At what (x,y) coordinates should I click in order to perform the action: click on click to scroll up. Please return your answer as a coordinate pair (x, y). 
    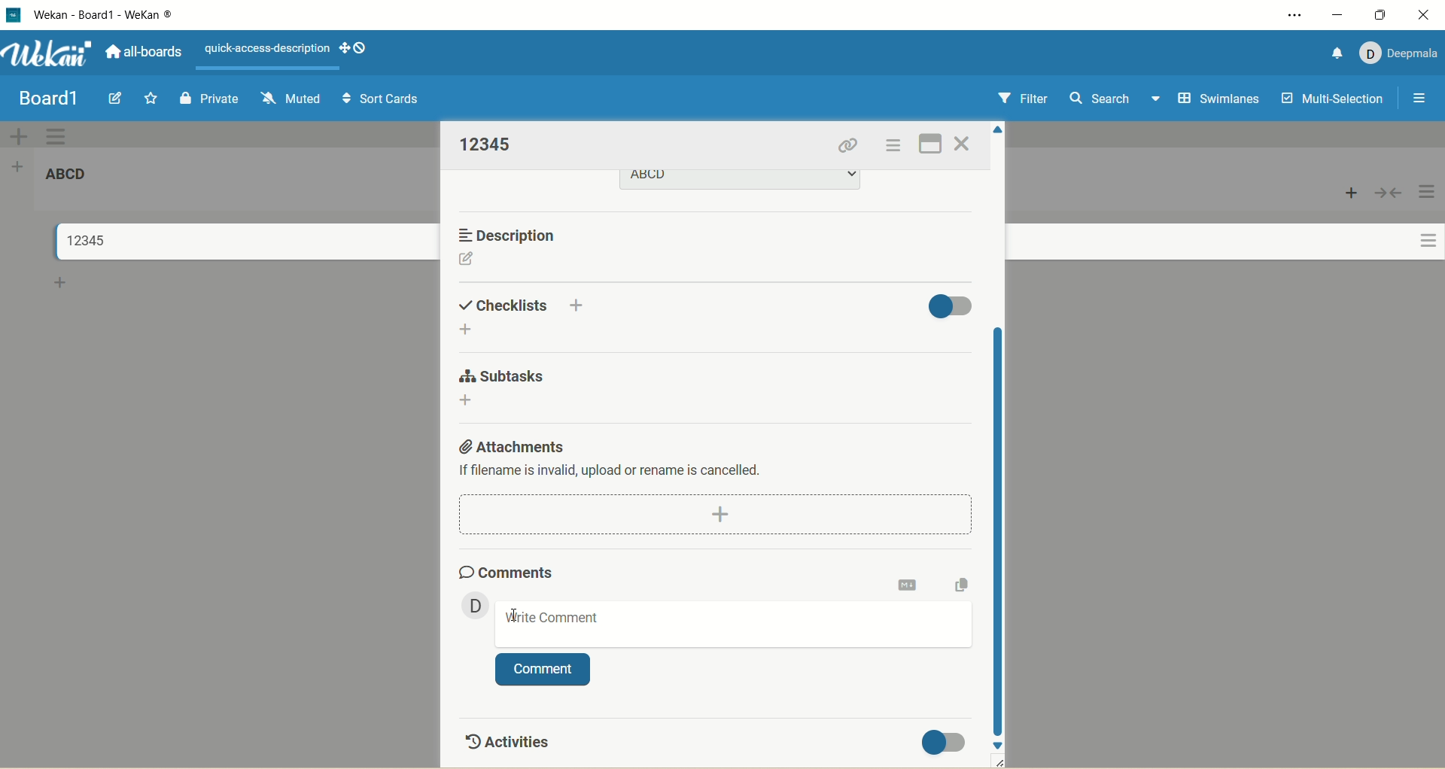
    Looking at the image, I should click on (1000, 127).